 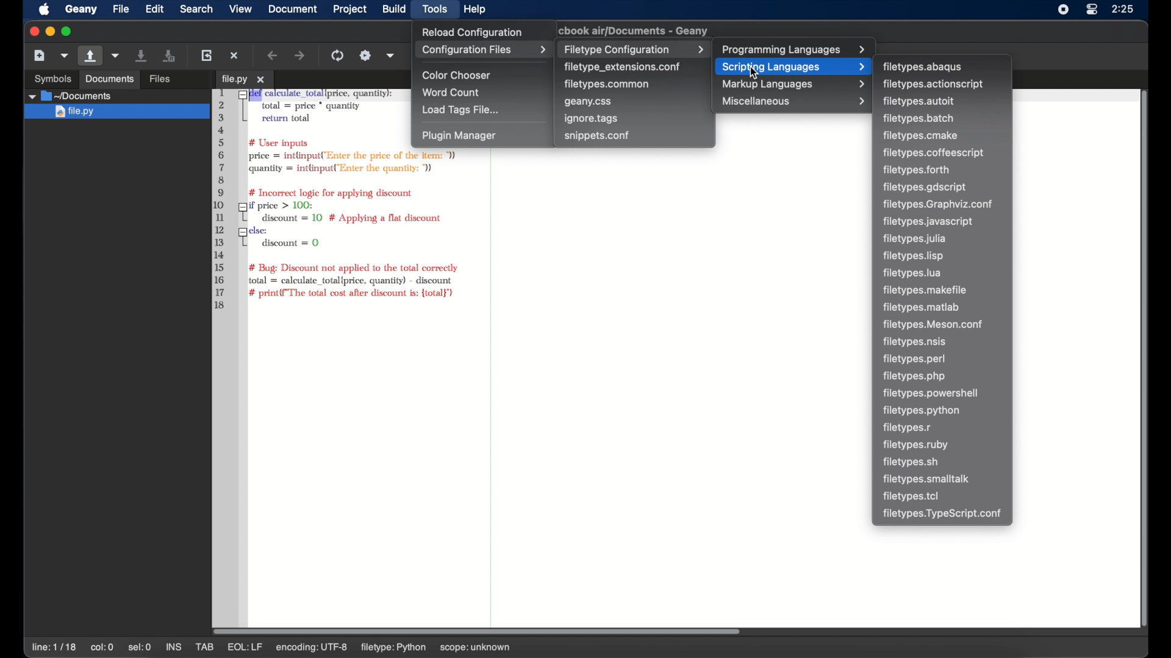 I want to click on eql:lf, so click(x=282, y=647).